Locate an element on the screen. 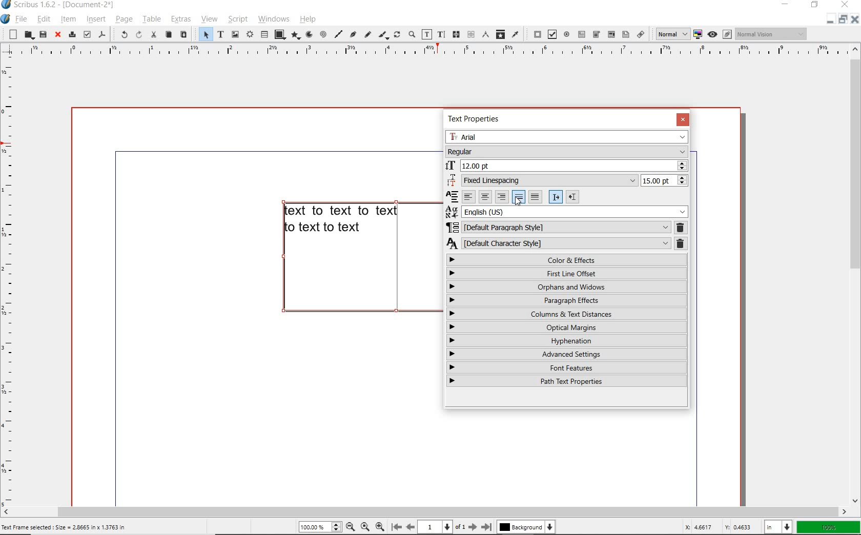  PATH TEXT PROPERTIES is located at coordinates (569, 381).